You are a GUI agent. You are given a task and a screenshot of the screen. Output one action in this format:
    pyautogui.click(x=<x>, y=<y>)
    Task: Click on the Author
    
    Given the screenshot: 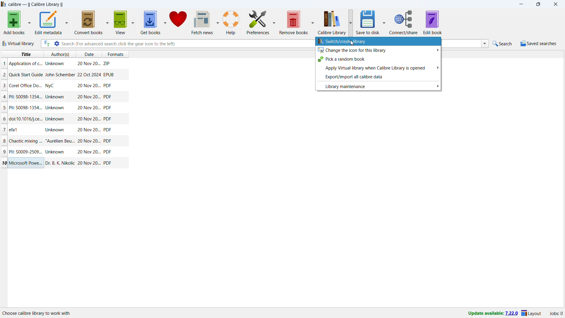 What is the action you would take?
    pyautogui.click(x=54, y=64)
    